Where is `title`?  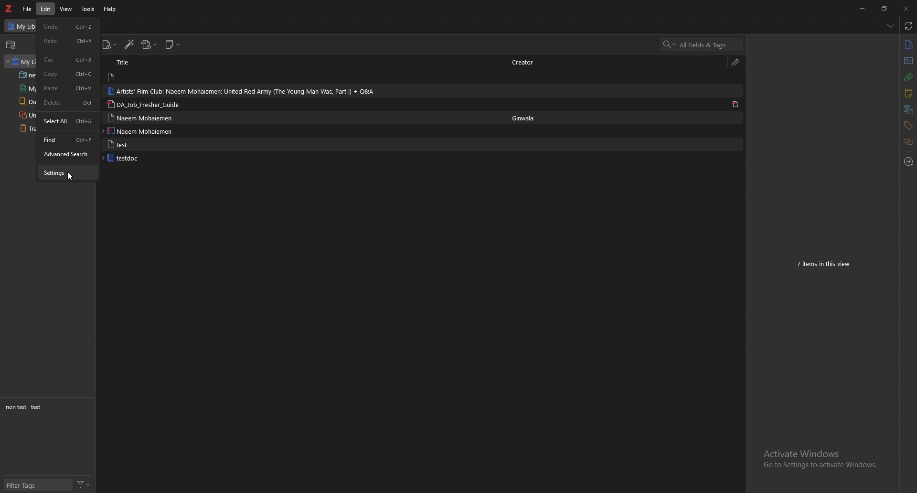 title is located at coordinates (132, 63).